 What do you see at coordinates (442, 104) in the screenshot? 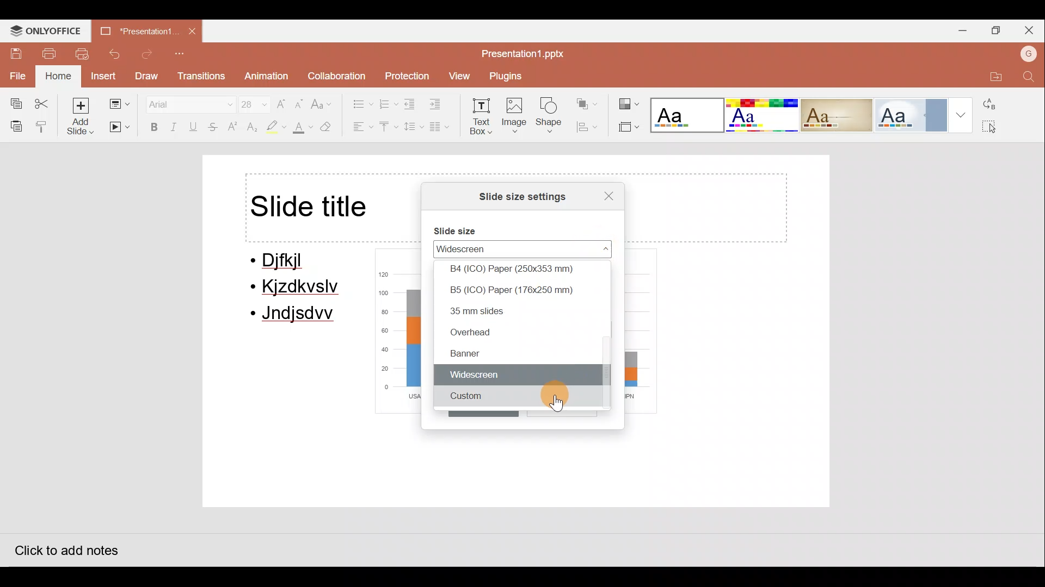
I see `Increase indent` at bounding box center [442, 104].